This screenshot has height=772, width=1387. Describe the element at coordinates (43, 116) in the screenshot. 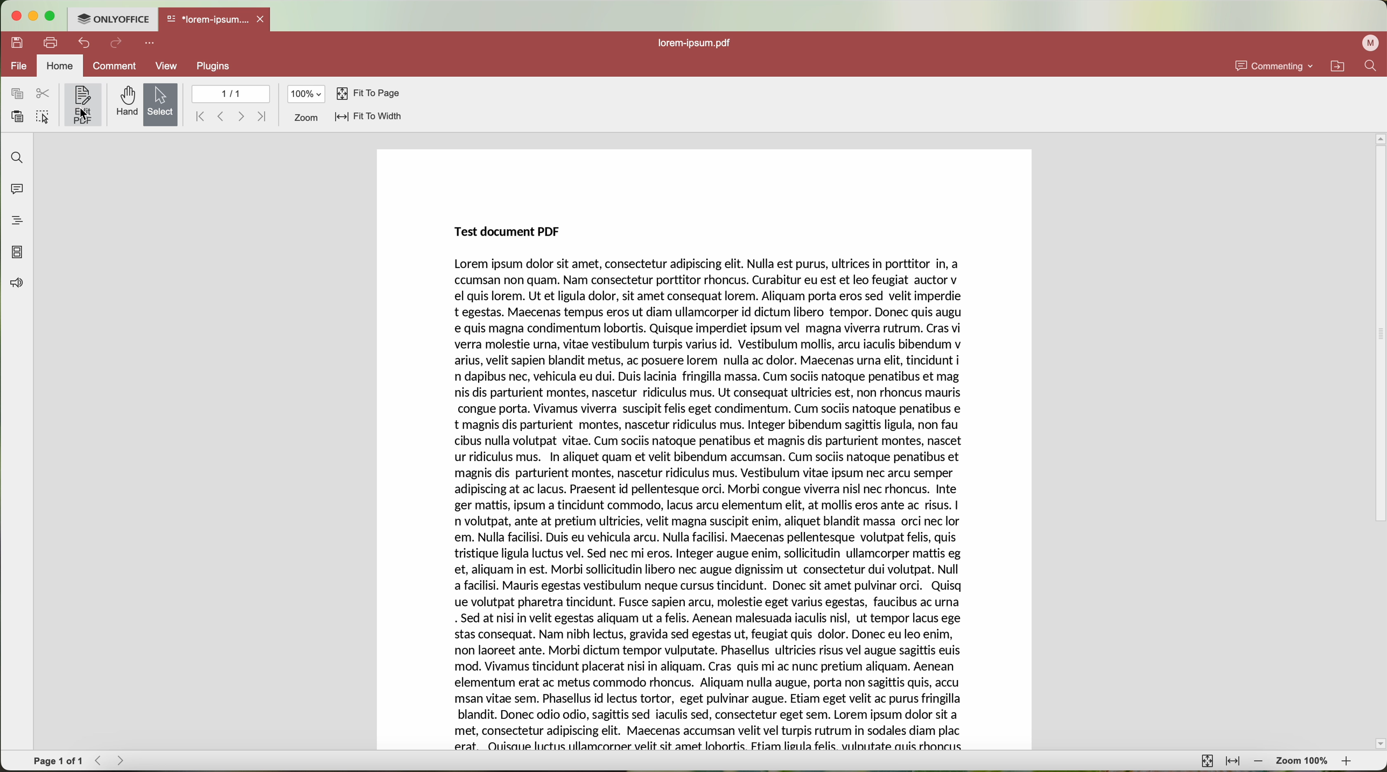

I see `select all` at that location.